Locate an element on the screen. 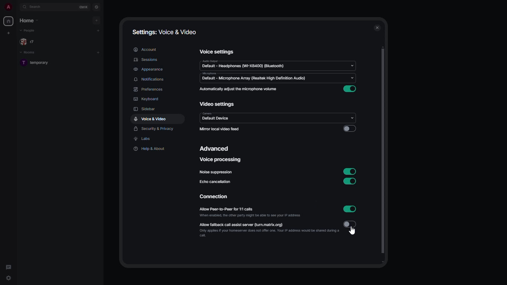 The height and width of the screenshot is (285, 507). video settings is located at coordinates (218, 104).